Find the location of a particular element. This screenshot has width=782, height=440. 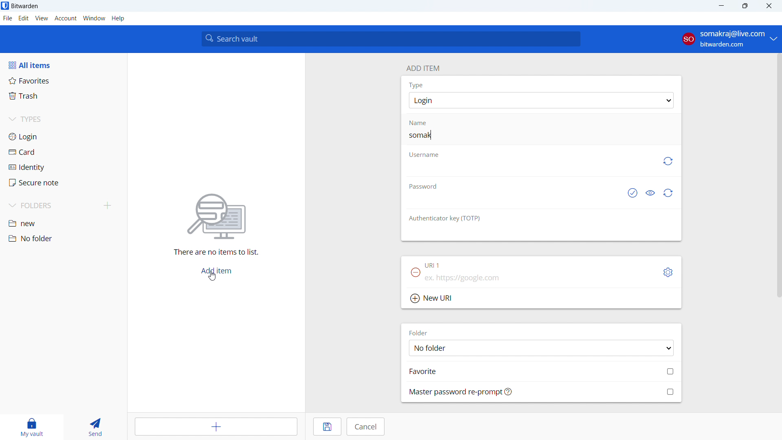

add username is located at coordinates (529, 170).